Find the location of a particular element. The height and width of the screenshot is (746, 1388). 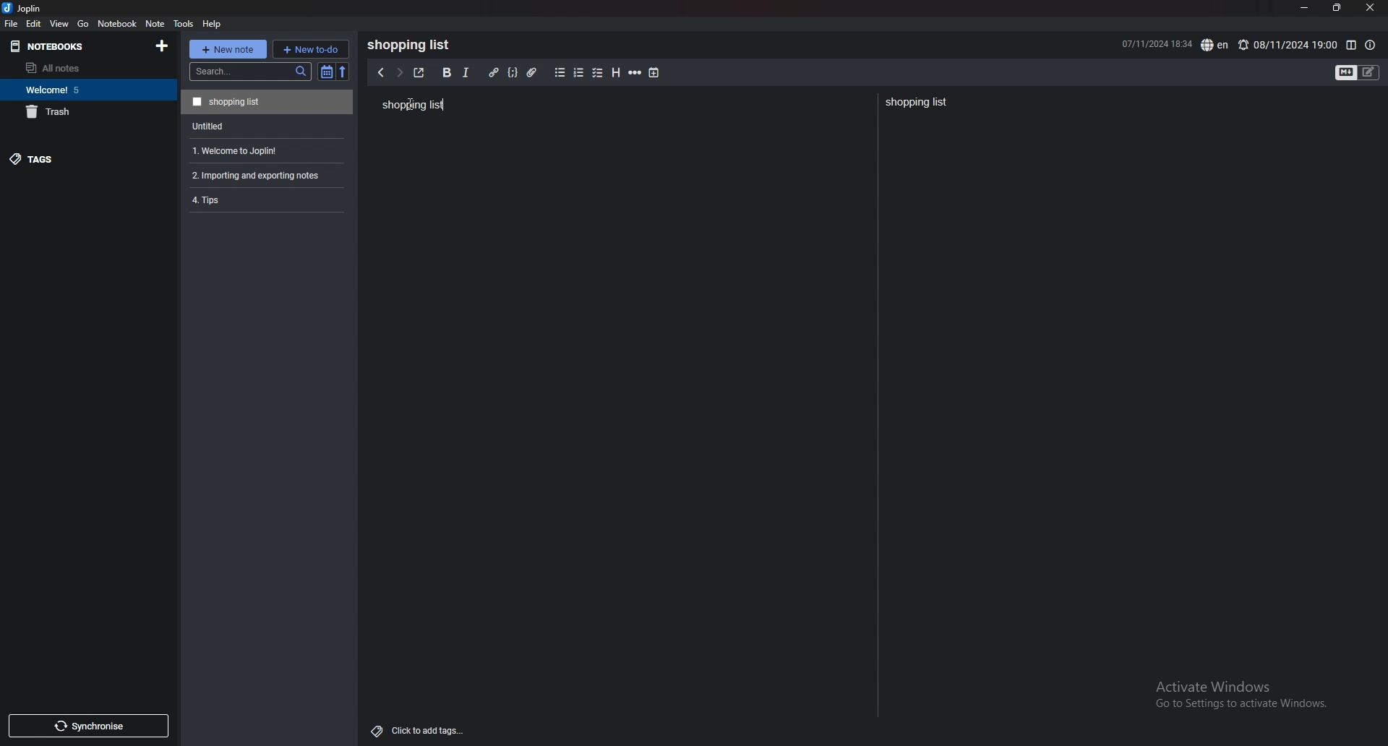

Untitled is located at coordinates (265, 125).